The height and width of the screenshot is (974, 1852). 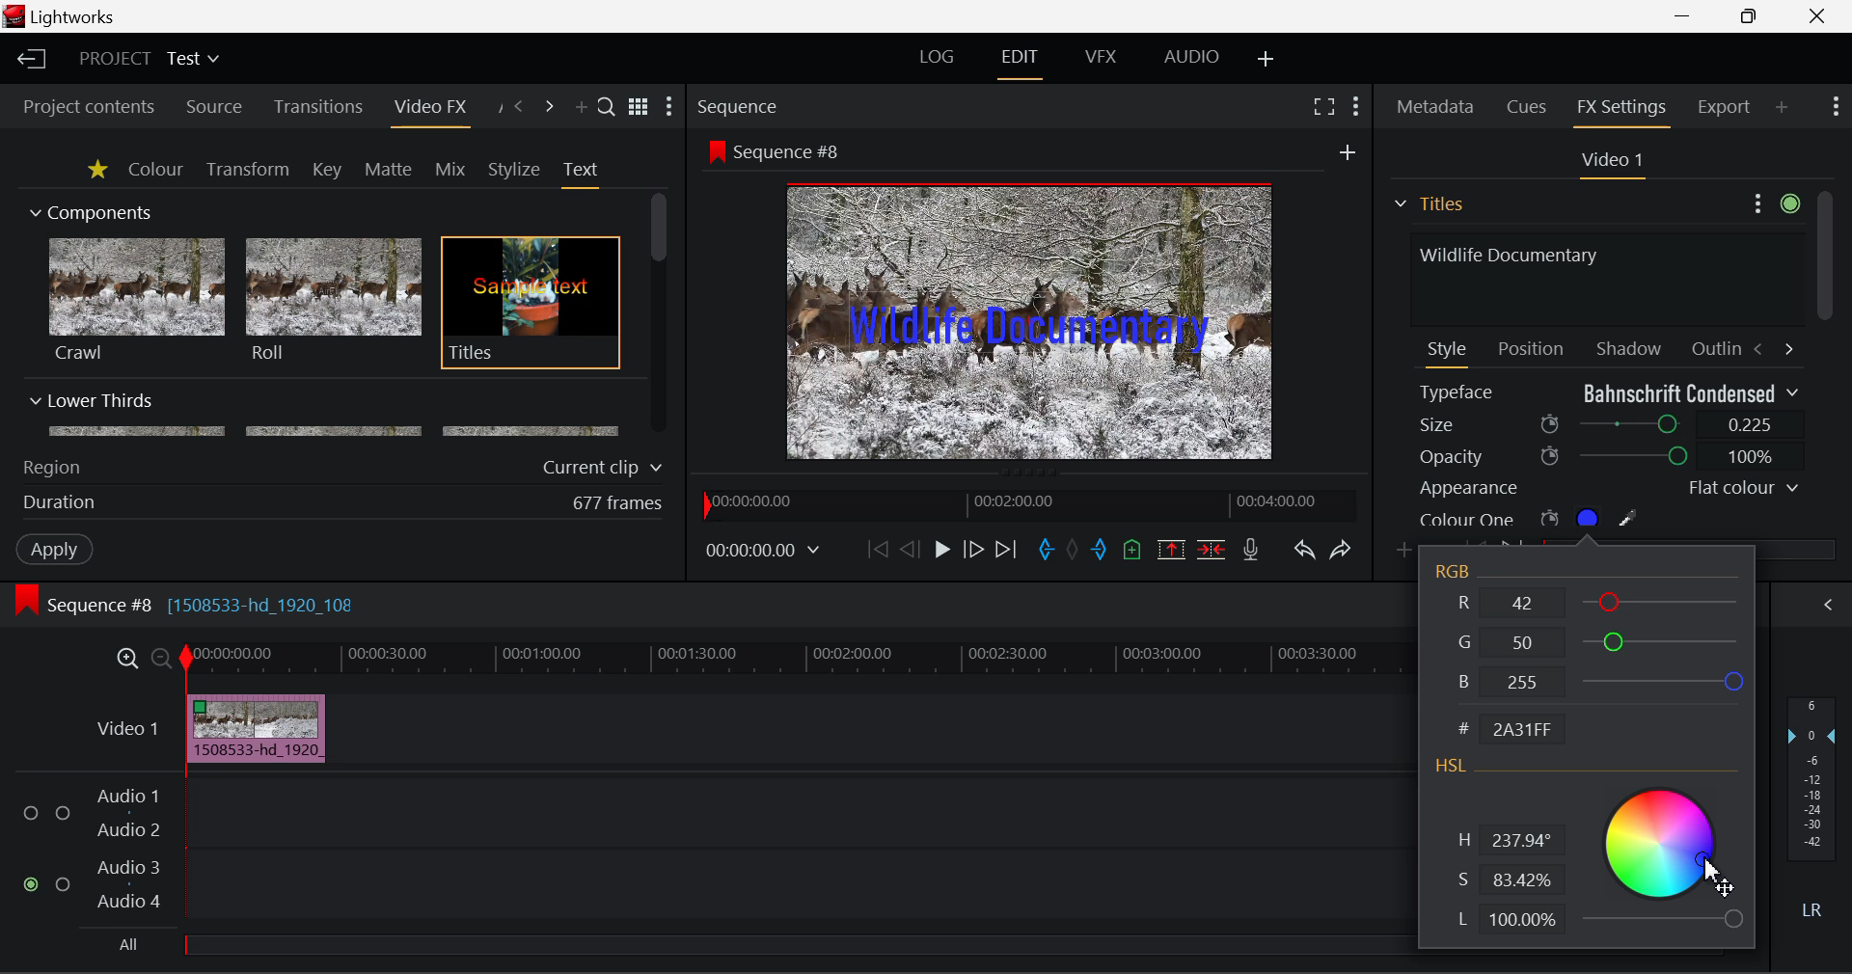 I want to click on LOG Layout, so click(x=938, y=56).